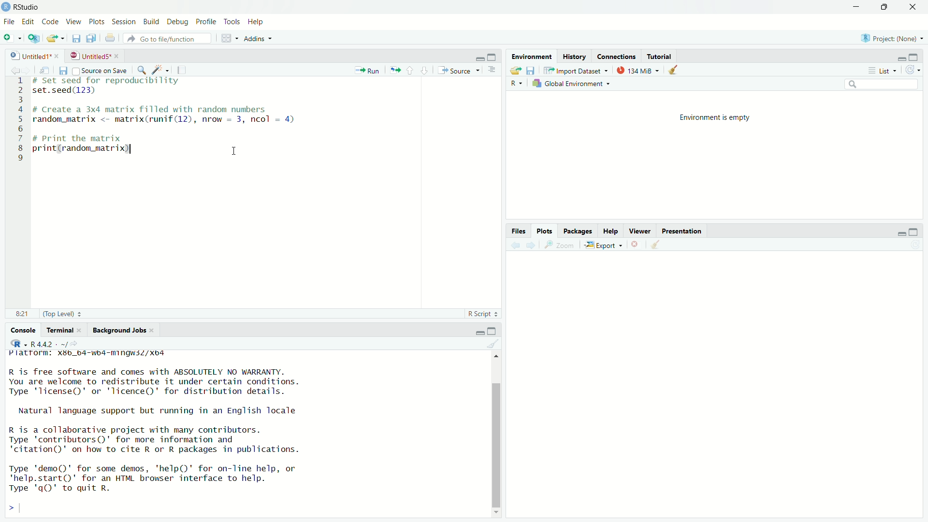 This screenshot has height=522, width=928. I want to click on rPlatrorm. Xx3b_b4-wo4-mingwsZ/xo4

R is free software and comes with ABSOLUTELY NO WARRANTY.

You are welcome to redistribute it under certain conditions.

Type 'license()' or 'licence()' for distribution details.
Natural language support but running in an English locale

R is a collaborative project with many contributors.

Type 'contributors()' for more information and

‘citation()' on how to cite R or R packages in publications.

Type 'demo()' for some demos, 'help()' for on-line help, or

'help.start()' for an HTML browser interface to help.

Type 'qQ)' to quit R.

>, so click(172, 432).